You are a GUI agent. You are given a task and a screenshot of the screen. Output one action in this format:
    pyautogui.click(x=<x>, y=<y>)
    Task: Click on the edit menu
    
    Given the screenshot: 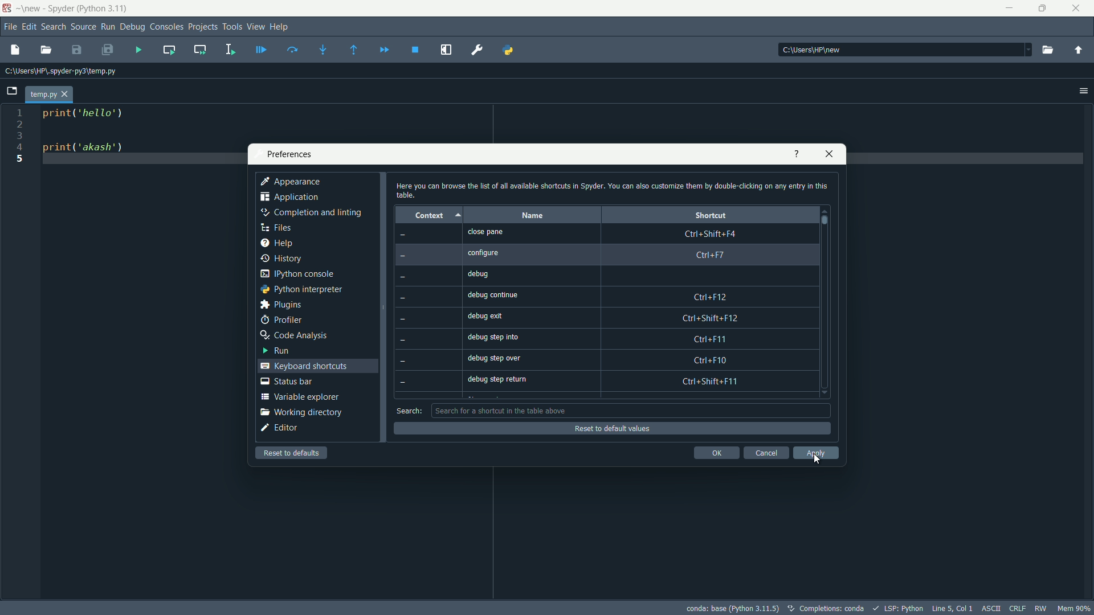 What is the action you would take?
    pyautogui.click(x=28, y=27)
    